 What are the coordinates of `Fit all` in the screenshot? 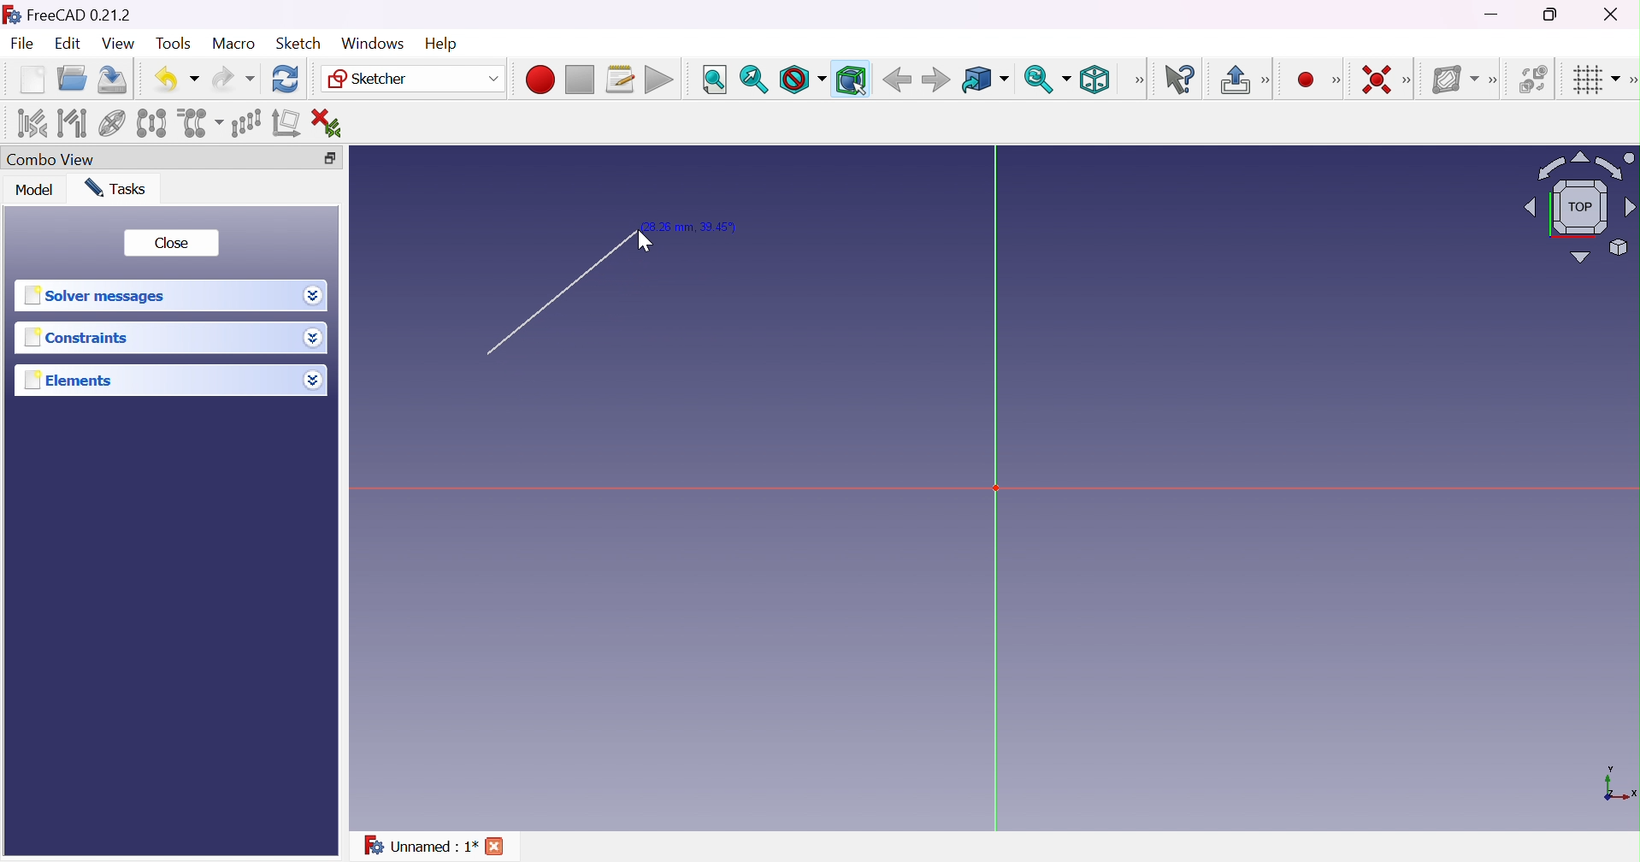 It's located at (713, 80).